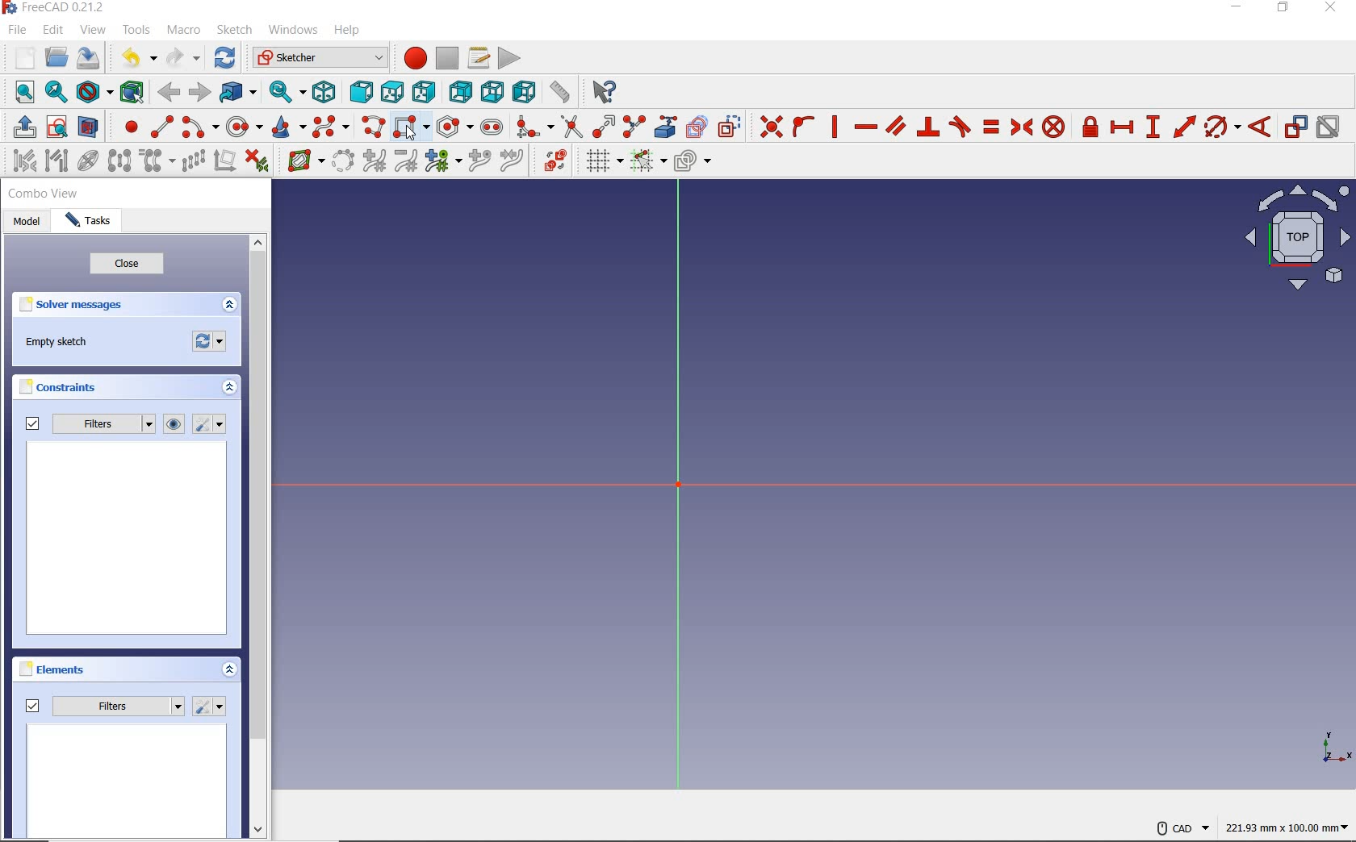  Describe the element at coordinates (1178, 827) in the screenshot. I see `CAD Navigation style` at that location.